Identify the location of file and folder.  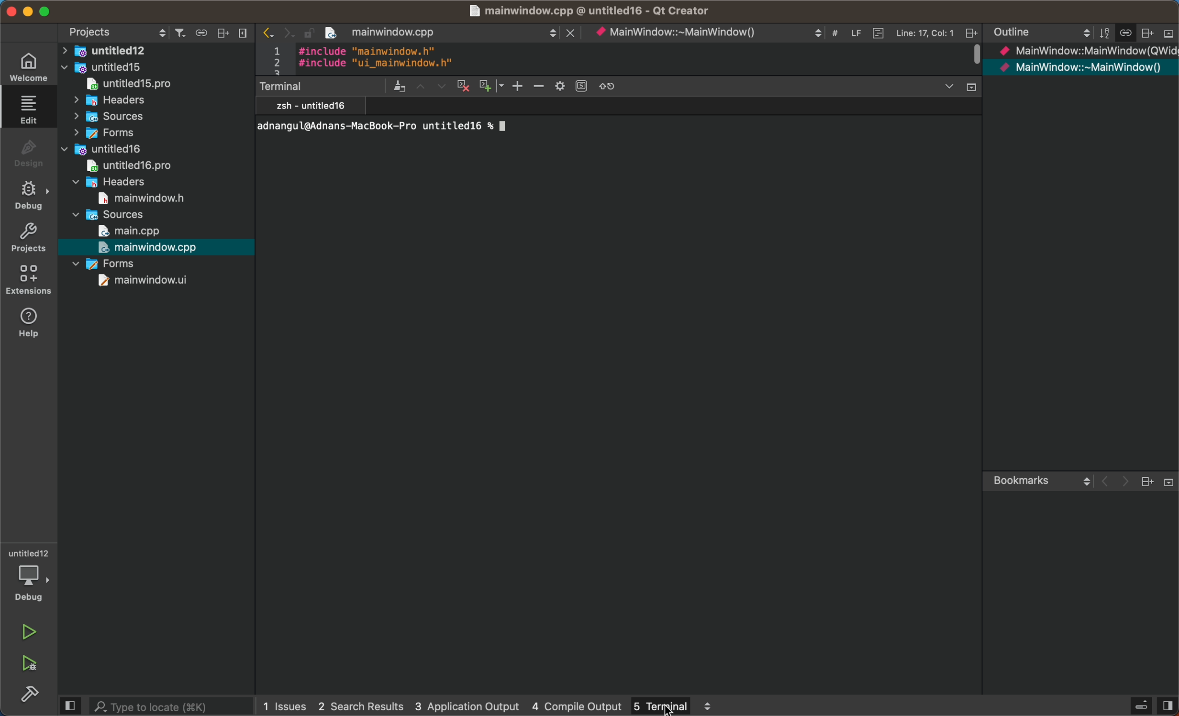
(110, 264).